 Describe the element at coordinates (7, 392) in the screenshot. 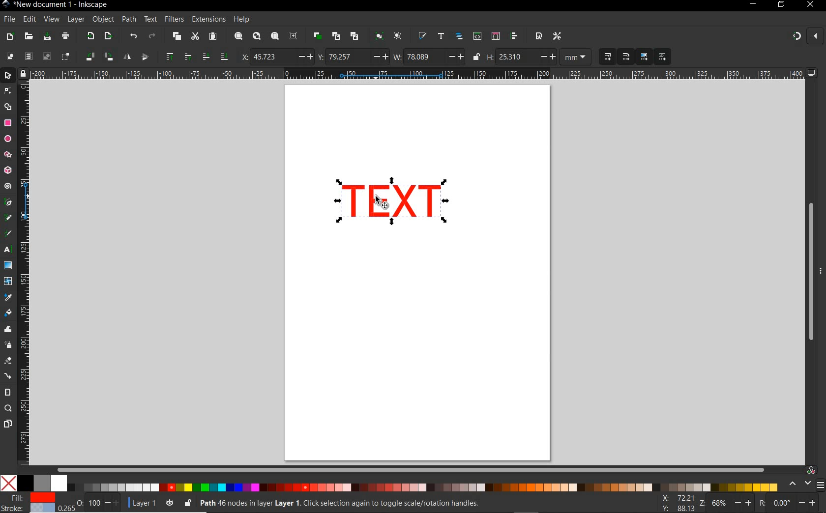

I see `MEASURE TOOL` at that location.